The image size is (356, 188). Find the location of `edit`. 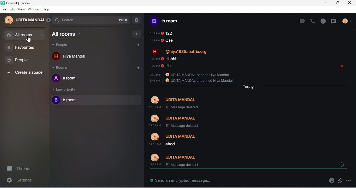

edit is located at coordinates (13, 9).